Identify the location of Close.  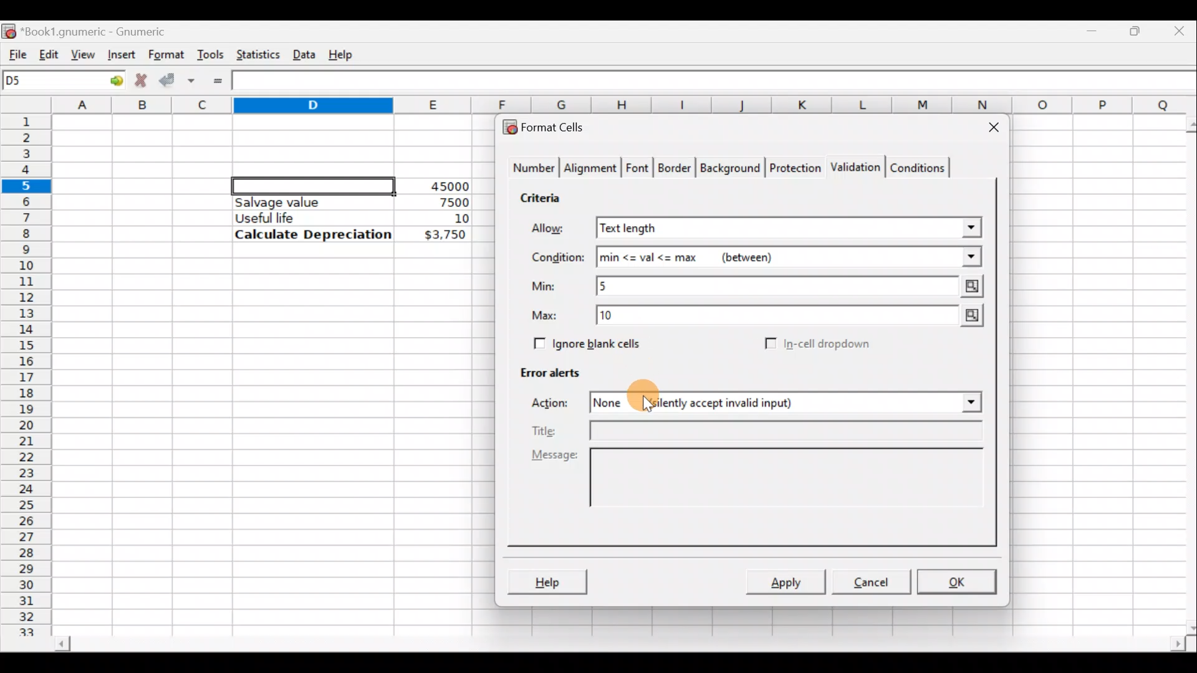
(988, 130).